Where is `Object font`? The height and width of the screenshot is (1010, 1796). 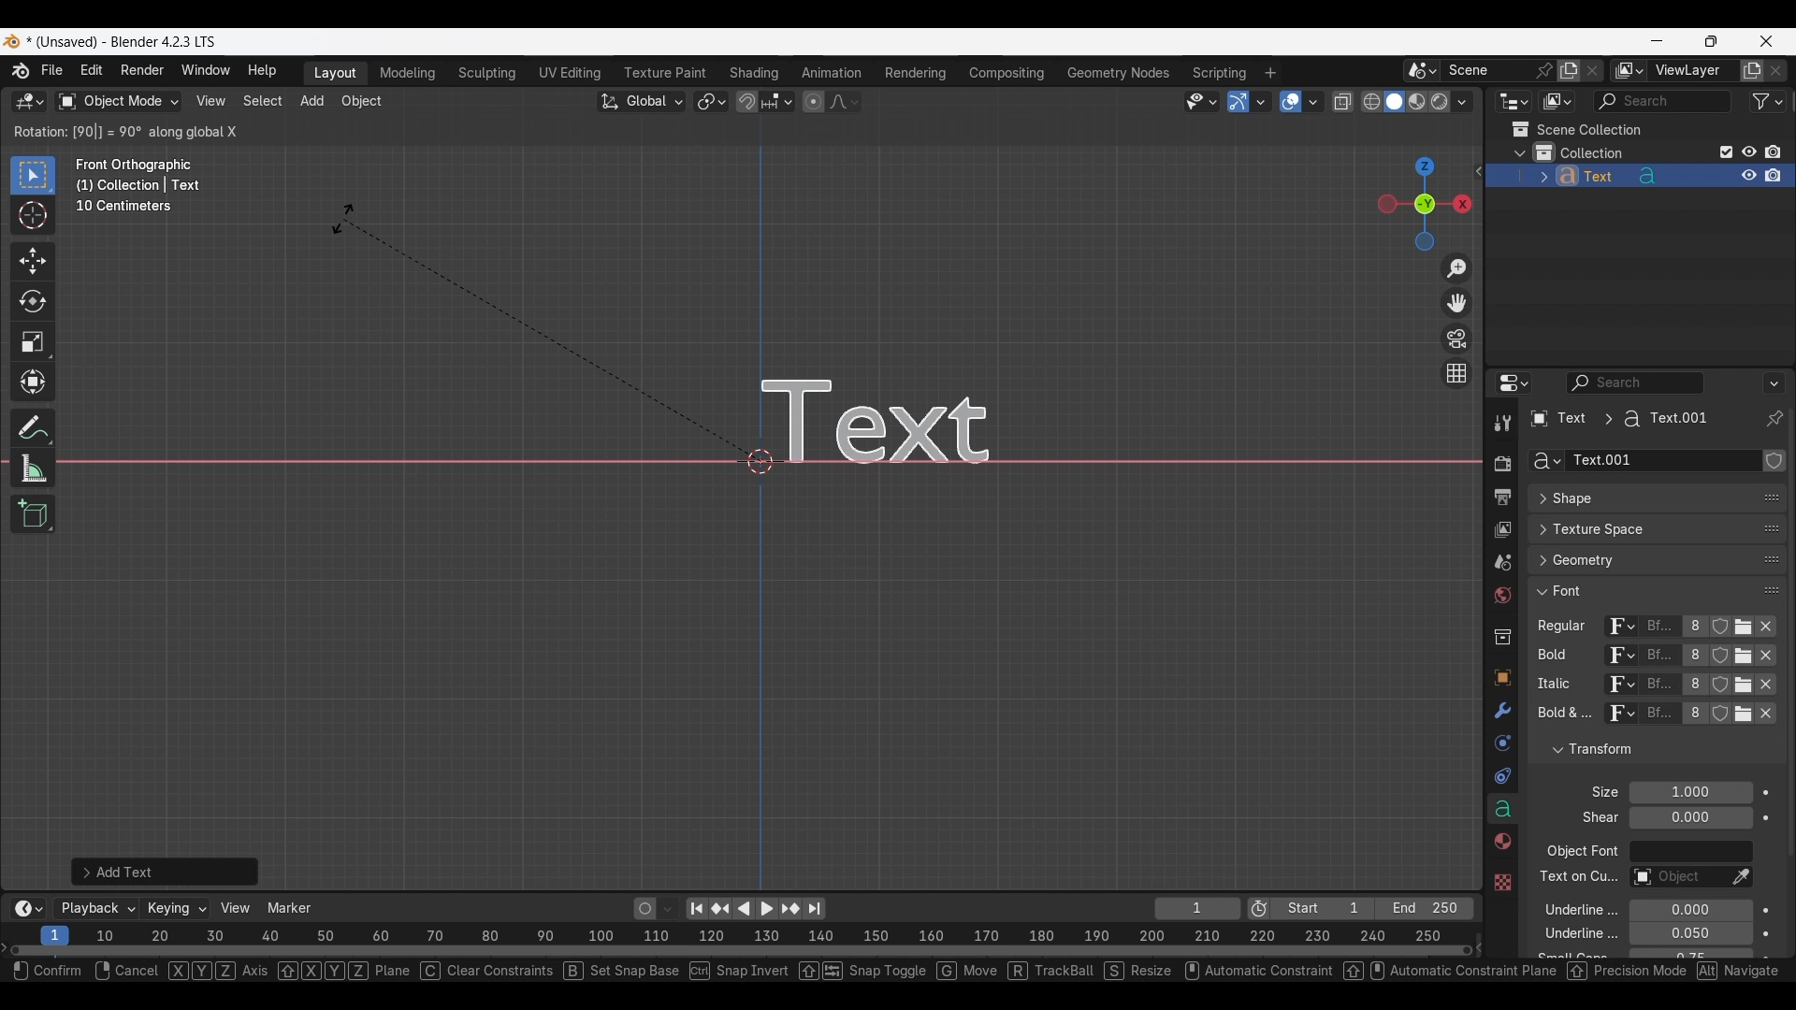 Object font is located at coordinates (1690, 852).